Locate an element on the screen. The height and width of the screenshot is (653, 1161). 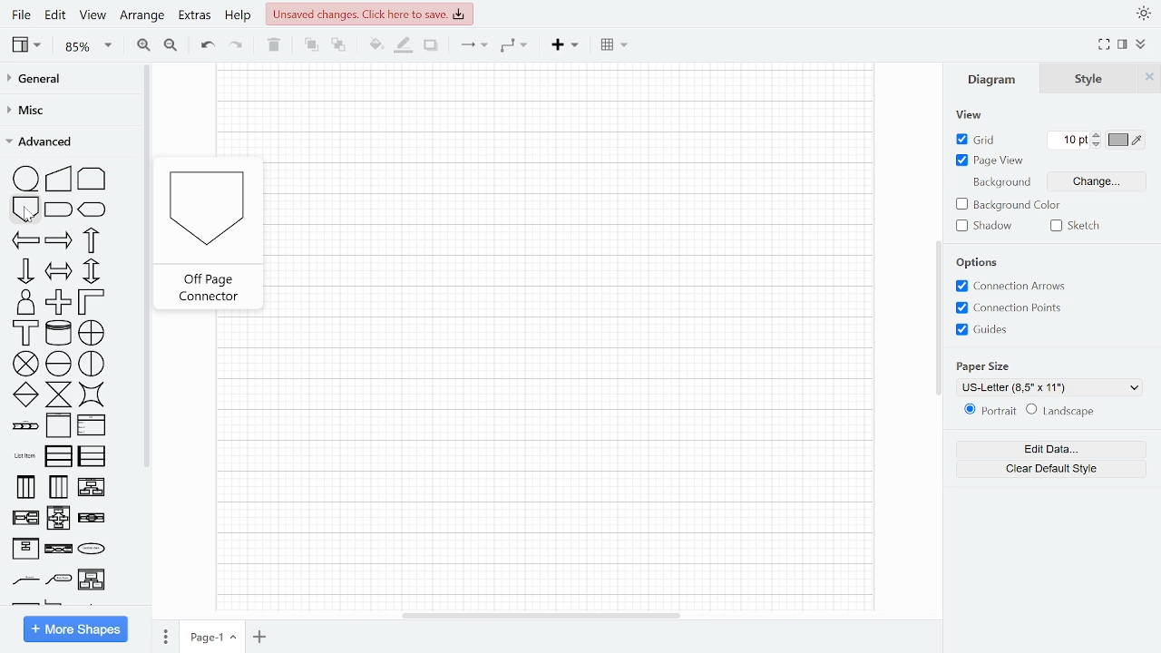
Edit data is located at coordinates (1054, 447).